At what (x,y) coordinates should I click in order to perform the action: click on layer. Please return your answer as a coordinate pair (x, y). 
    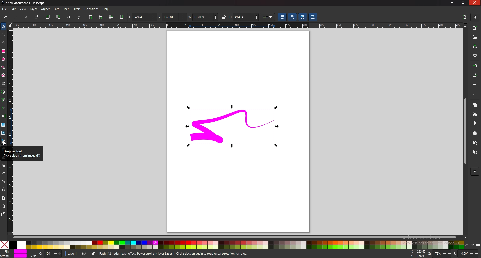
    Looking at the image, I should click on (71, 254).